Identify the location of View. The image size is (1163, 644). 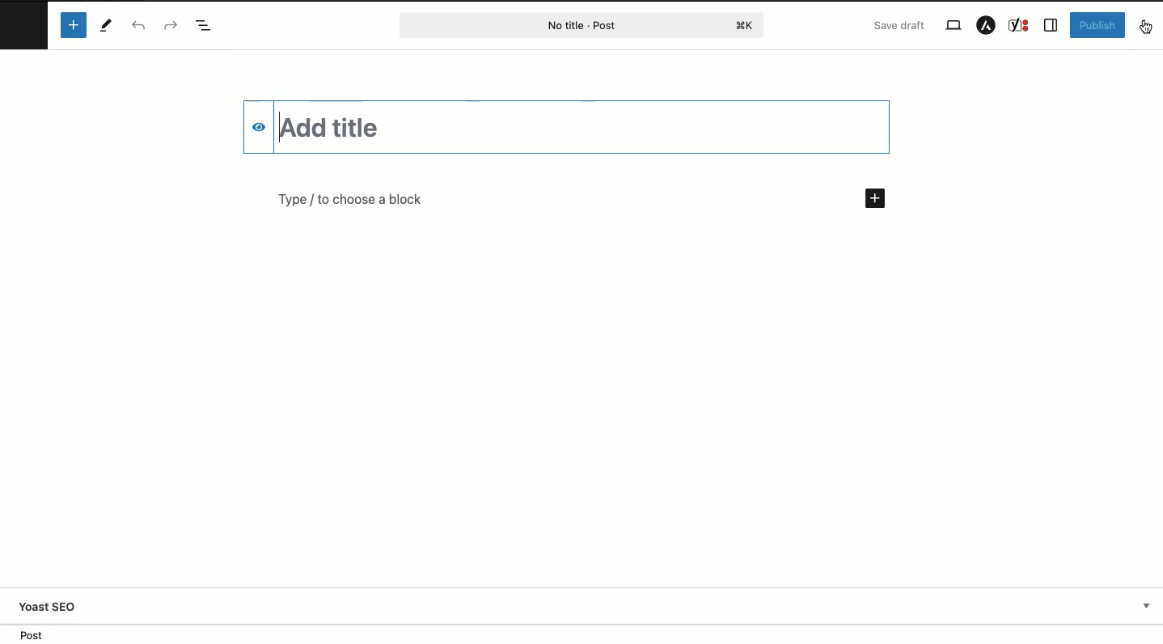
(952, 26).